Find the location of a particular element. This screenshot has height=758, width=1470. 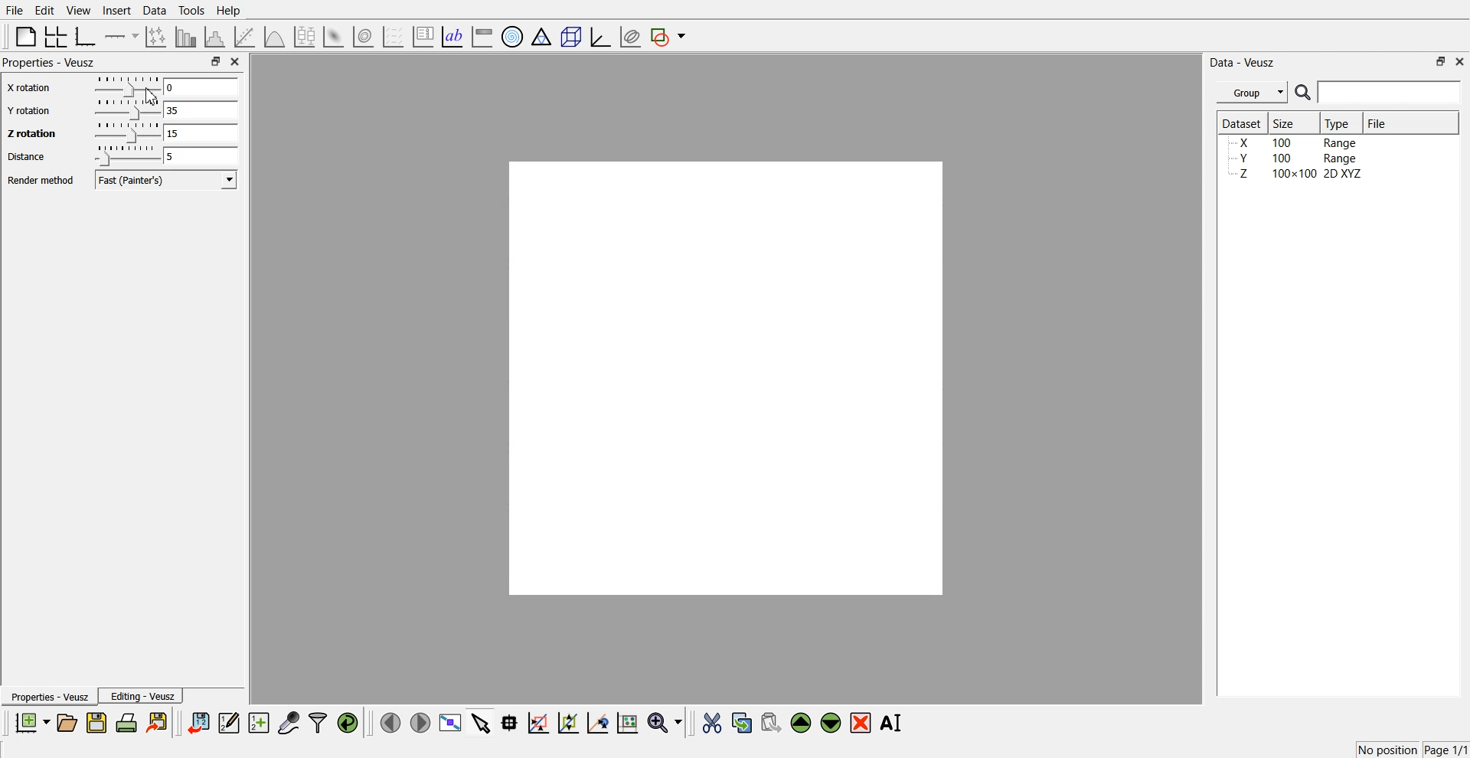

Maximize is located at coordinates (215, 60).